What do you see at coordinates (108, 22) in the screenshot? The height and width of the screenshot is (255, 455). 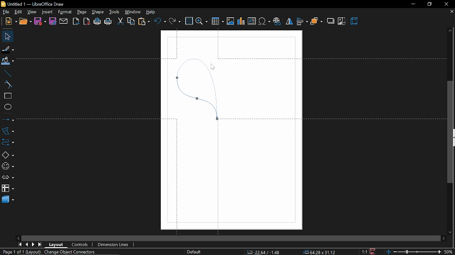 I see `print` at bounding box center [108, 22].